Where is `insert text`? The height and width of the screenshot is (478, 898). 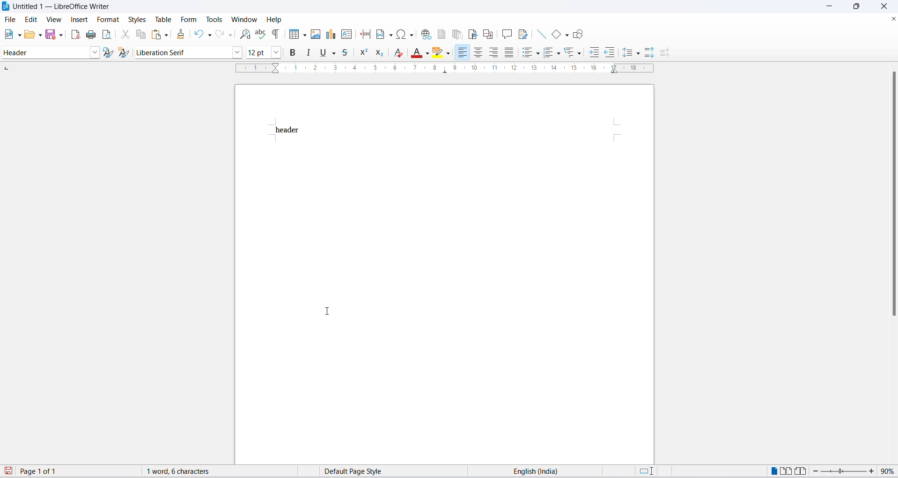
insert text is located at coordinates (346, 35).